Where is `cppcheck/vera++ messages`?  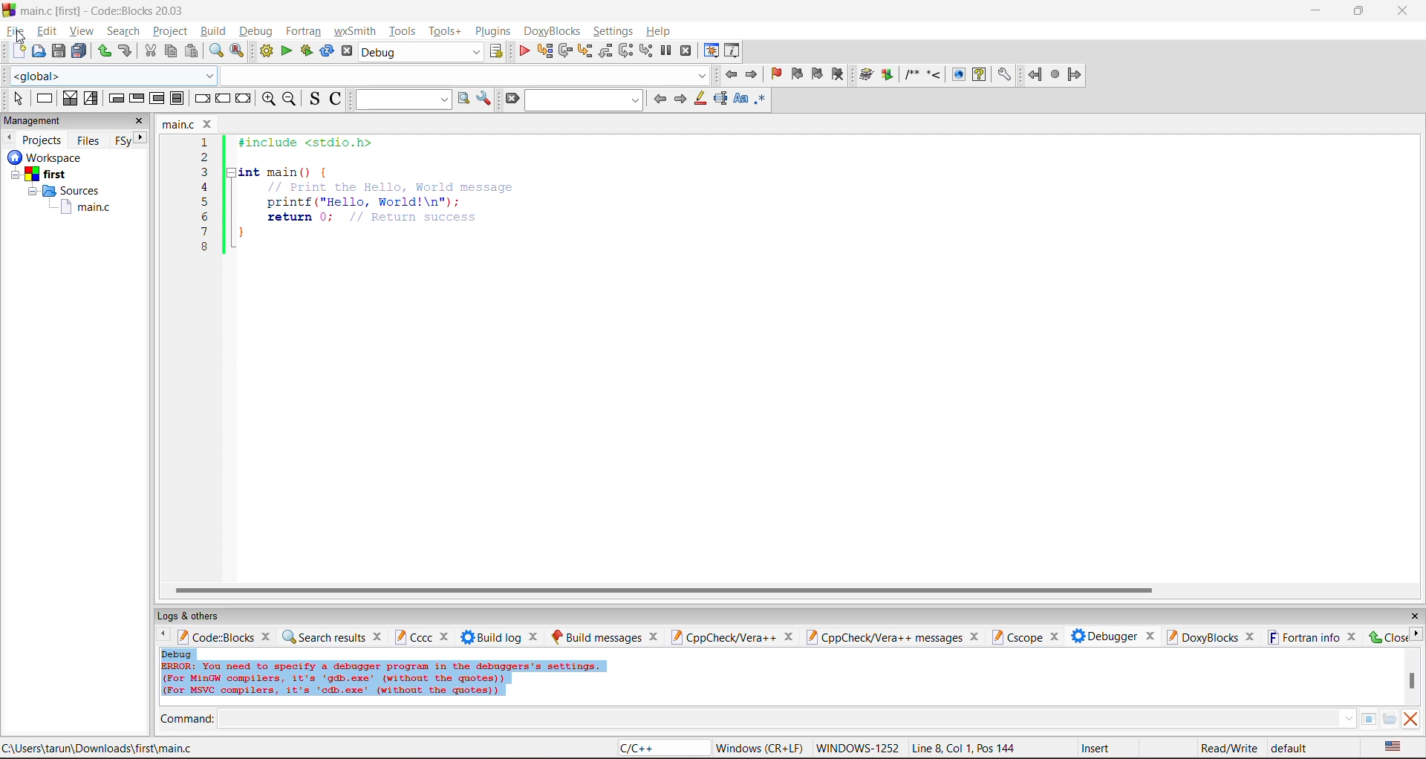 cppcheck/vera++ messages is located at coordinates (882, 637).